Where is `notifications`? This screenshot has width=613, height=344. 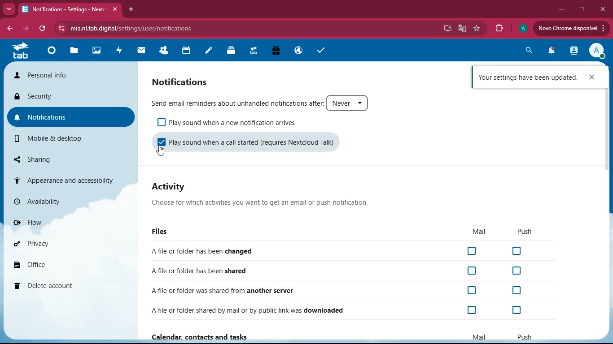
notifications is located at coordinates (552, 52).